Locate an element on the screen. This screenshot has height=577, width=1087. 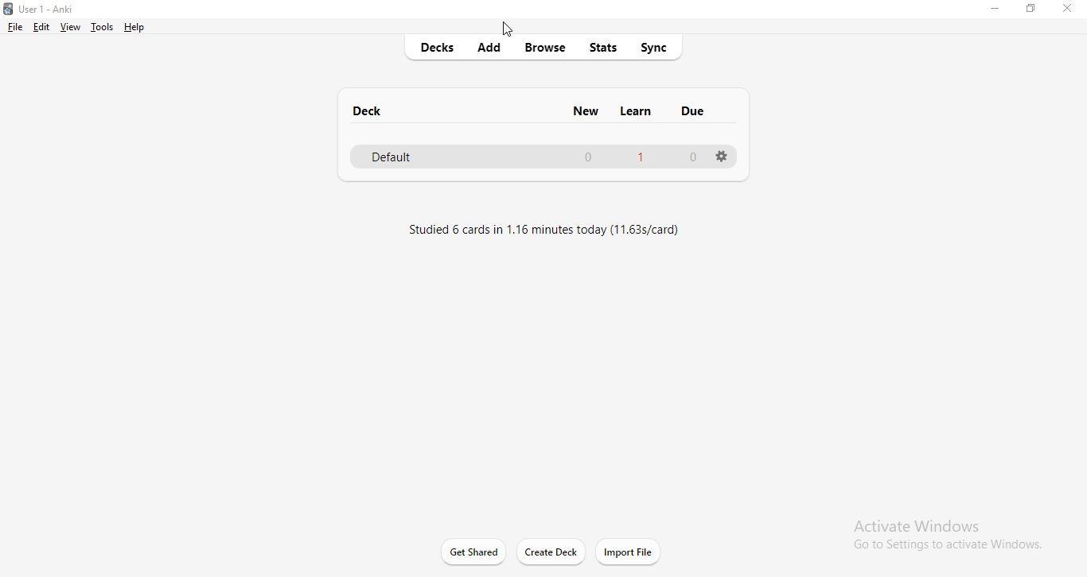
new is located at coordinates (582, 110).